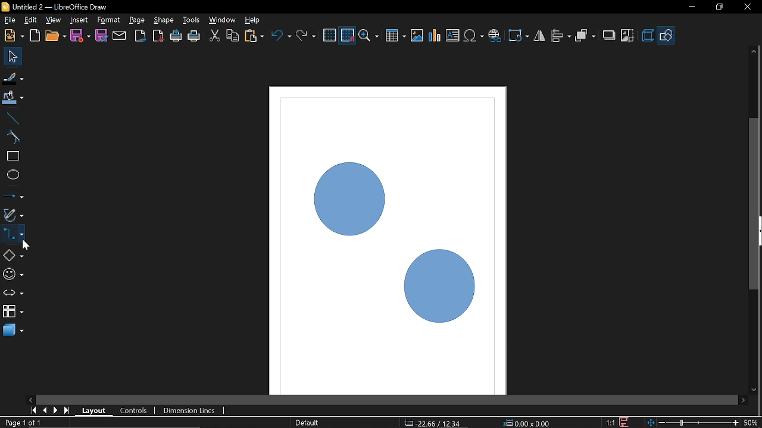 Image resolution: width=762 pixels, height=428 pixels. I want to click on rectangle, so click(11, 156).